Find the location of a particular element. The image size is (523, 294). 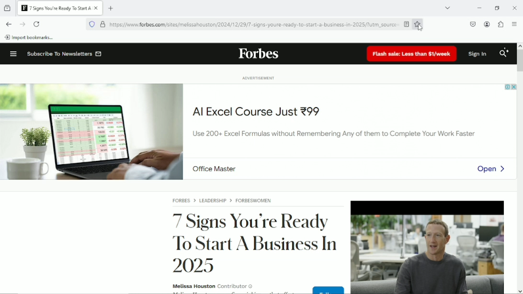

minimize is located at coordinates (479, 8).